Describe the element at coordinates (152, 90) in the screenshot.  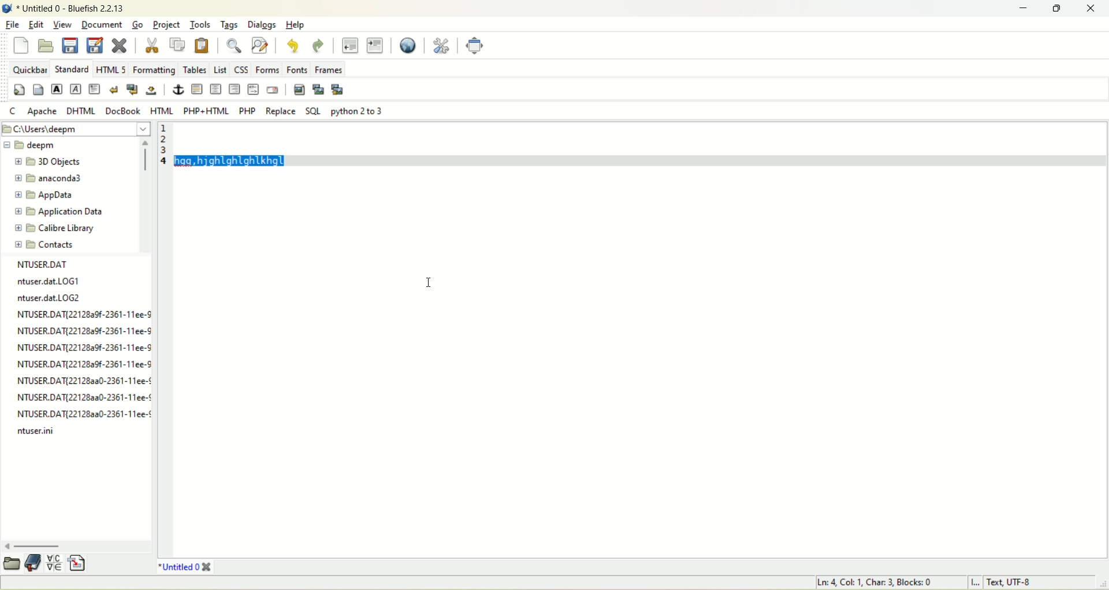
I see `non break space` at that location.